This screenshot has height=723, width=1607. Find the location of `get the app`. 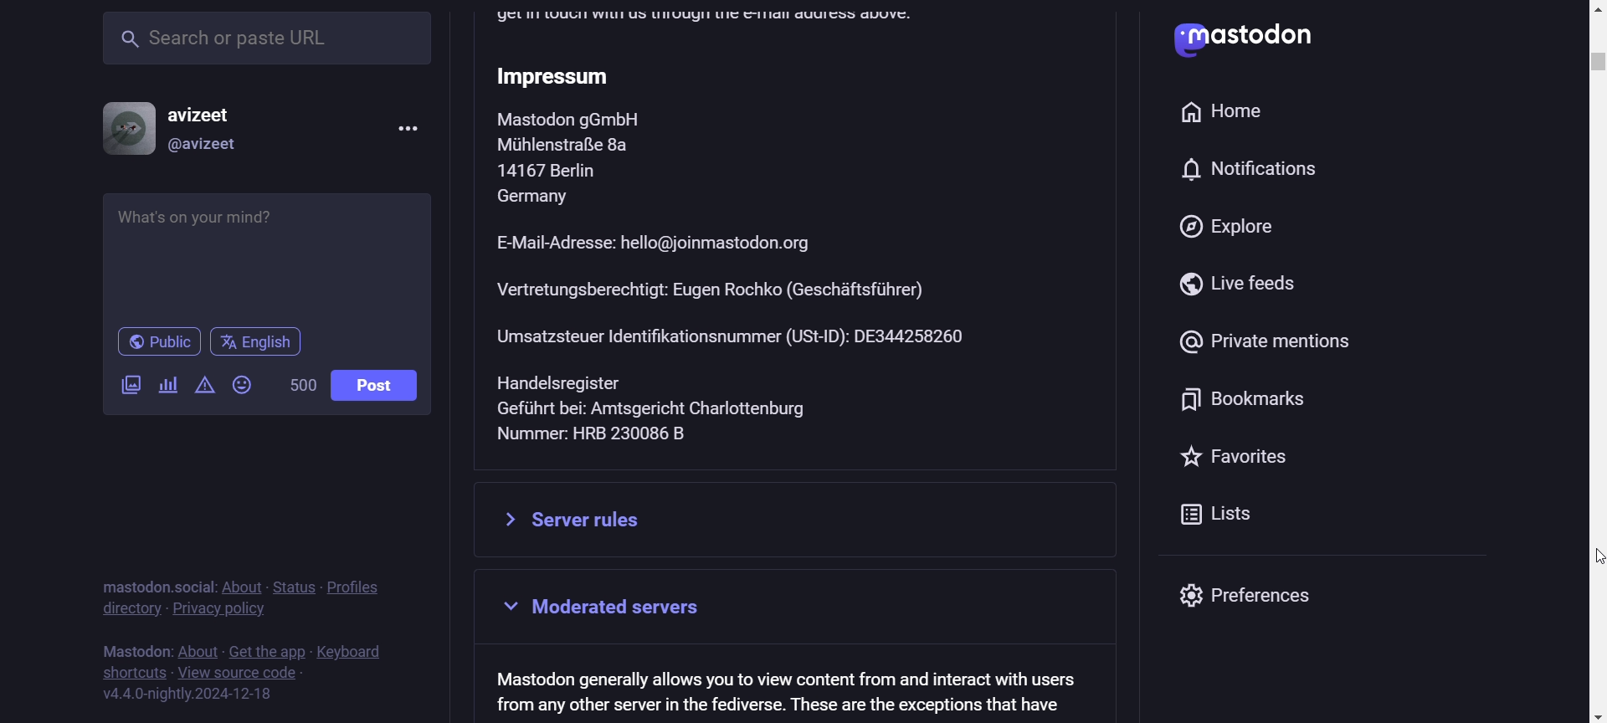

get the app is located at coordinates (267, 649).